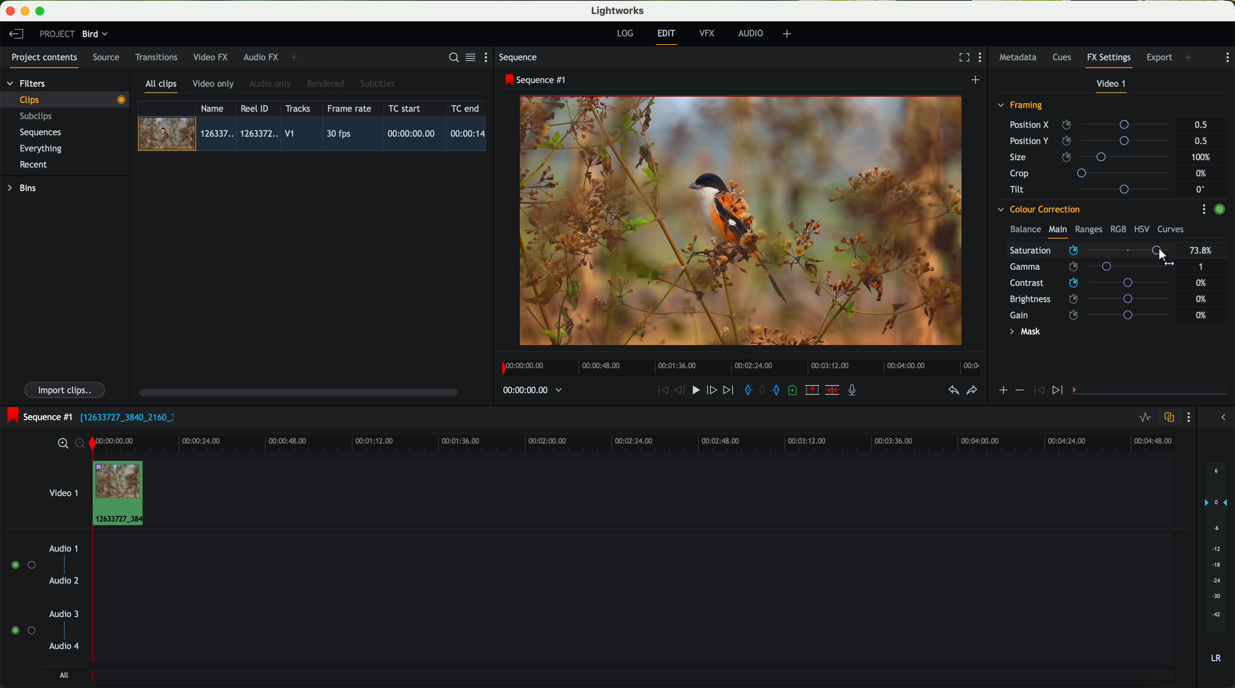 This screenshot has height=688, width=1235. I want to click on remove the marked section, so click(813, 390).